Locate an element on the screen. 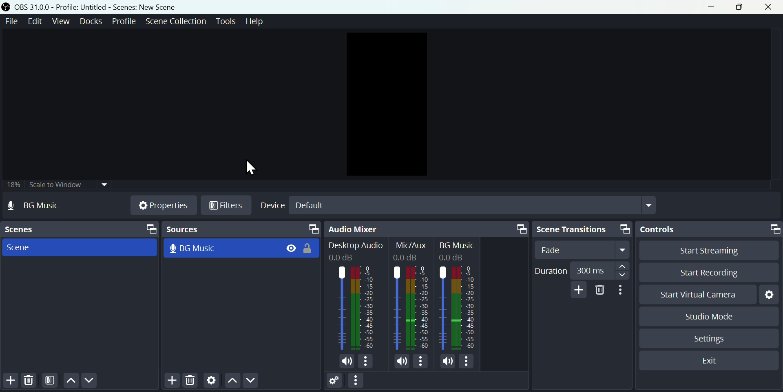   is located at coordinates (456, 244).